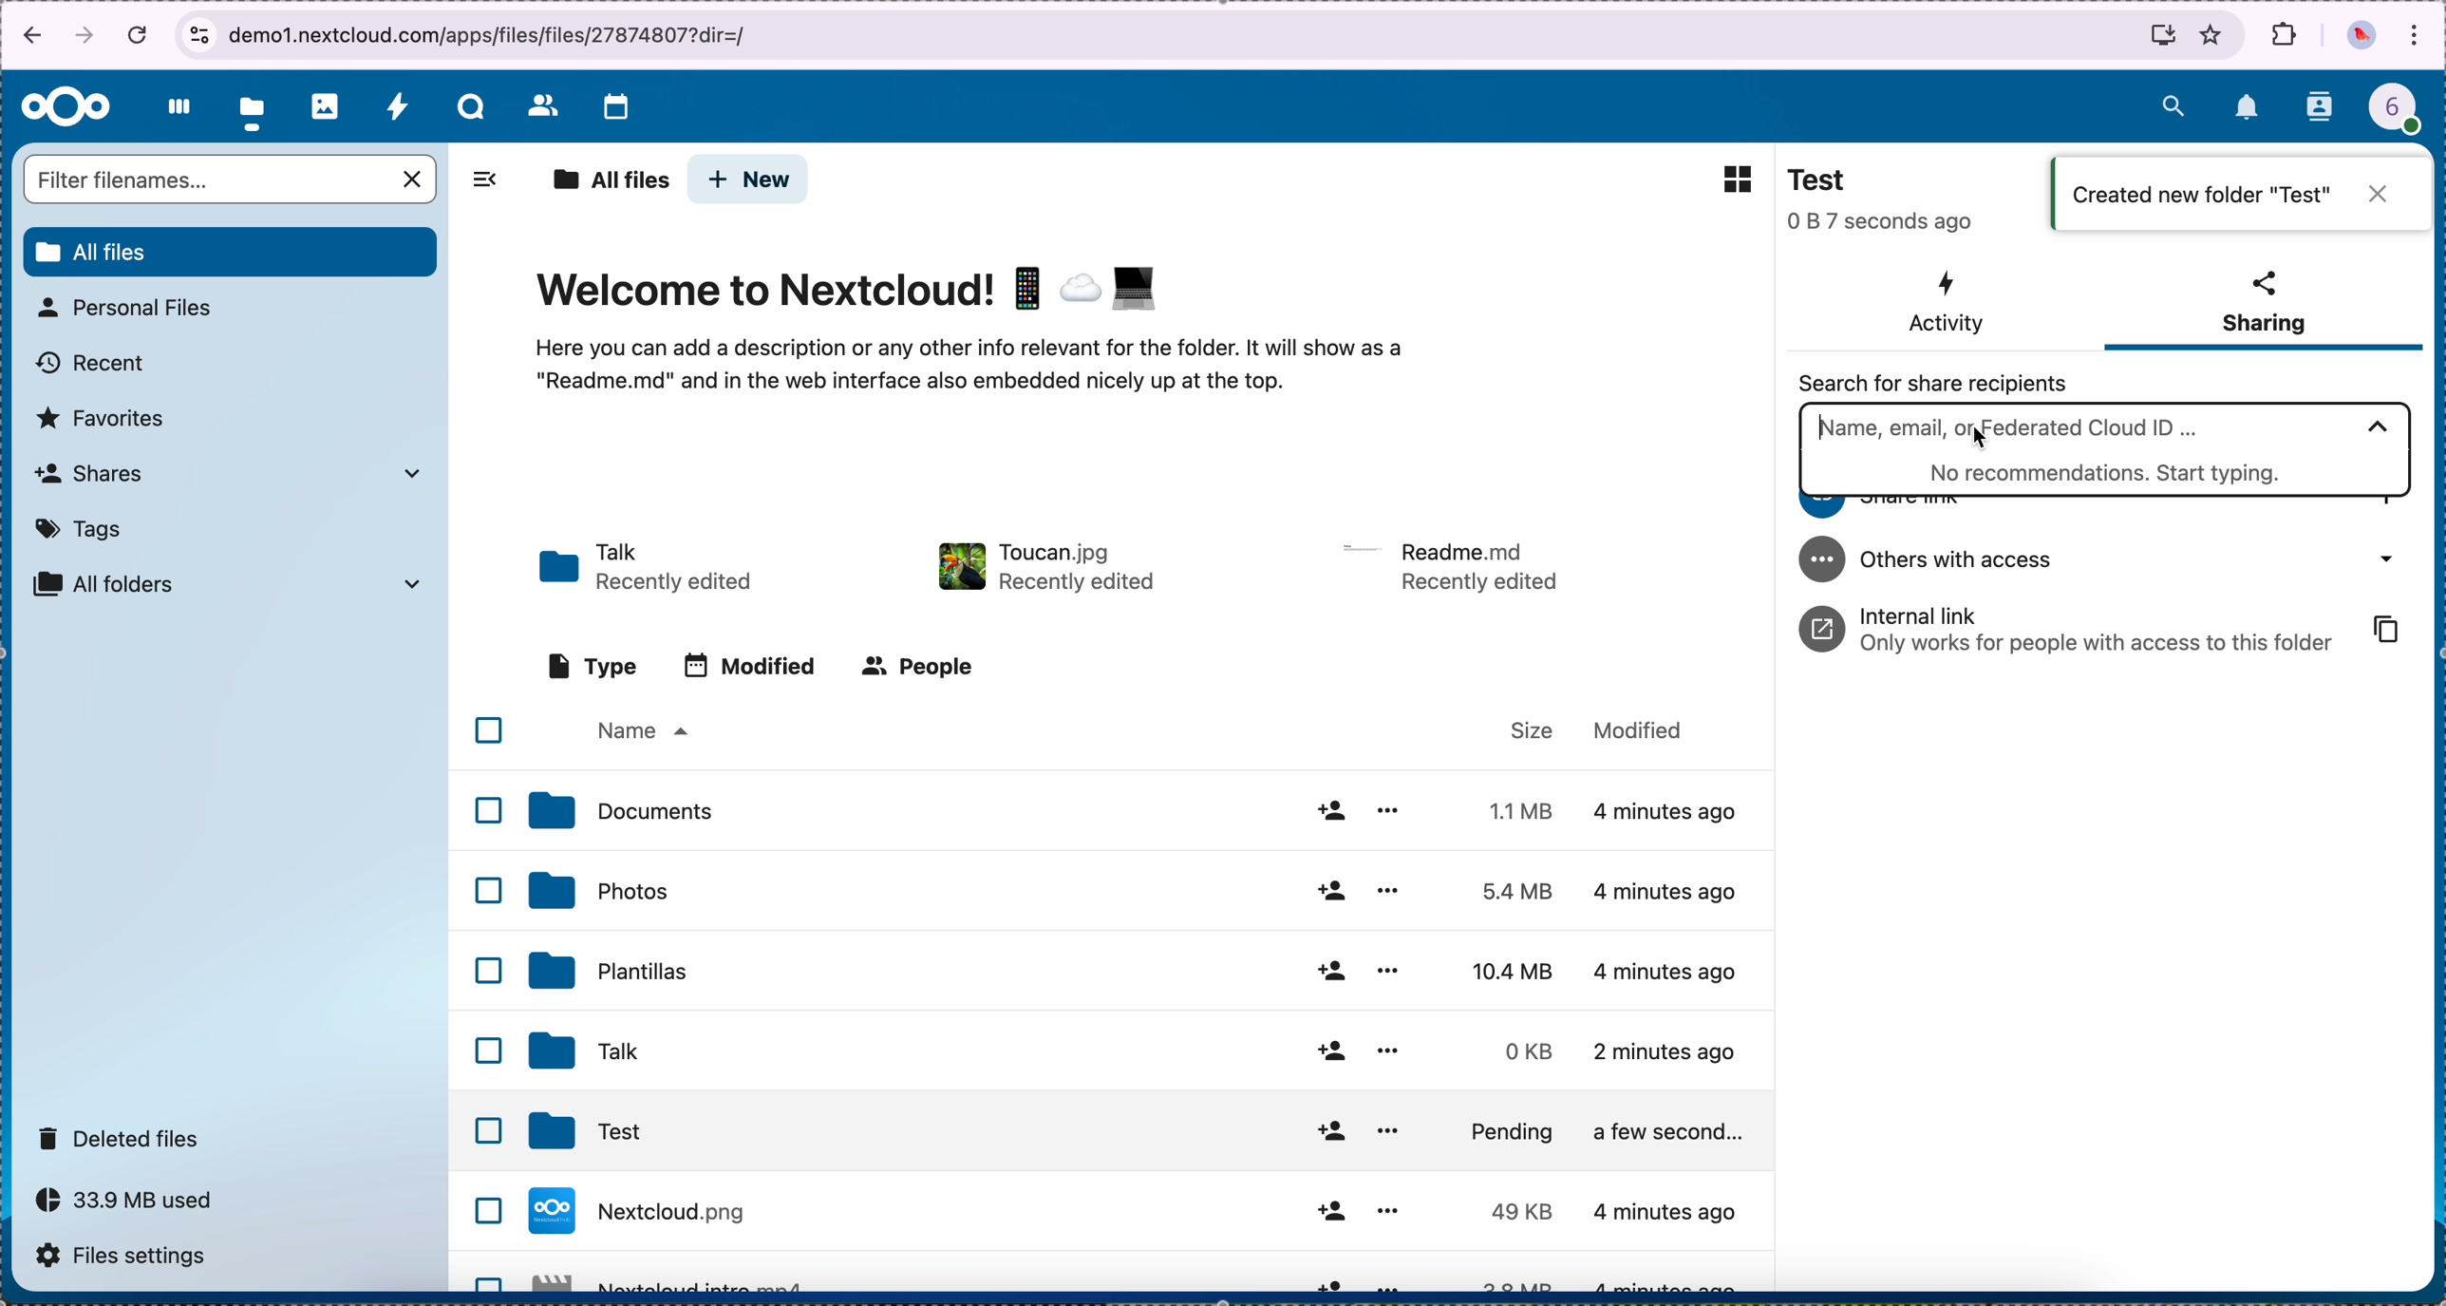 This screenshot has width=2446, height=1306. What do you see at coordinates (397, 105) in the screenshot?
I see `activity` at bounding box center [397, 105].